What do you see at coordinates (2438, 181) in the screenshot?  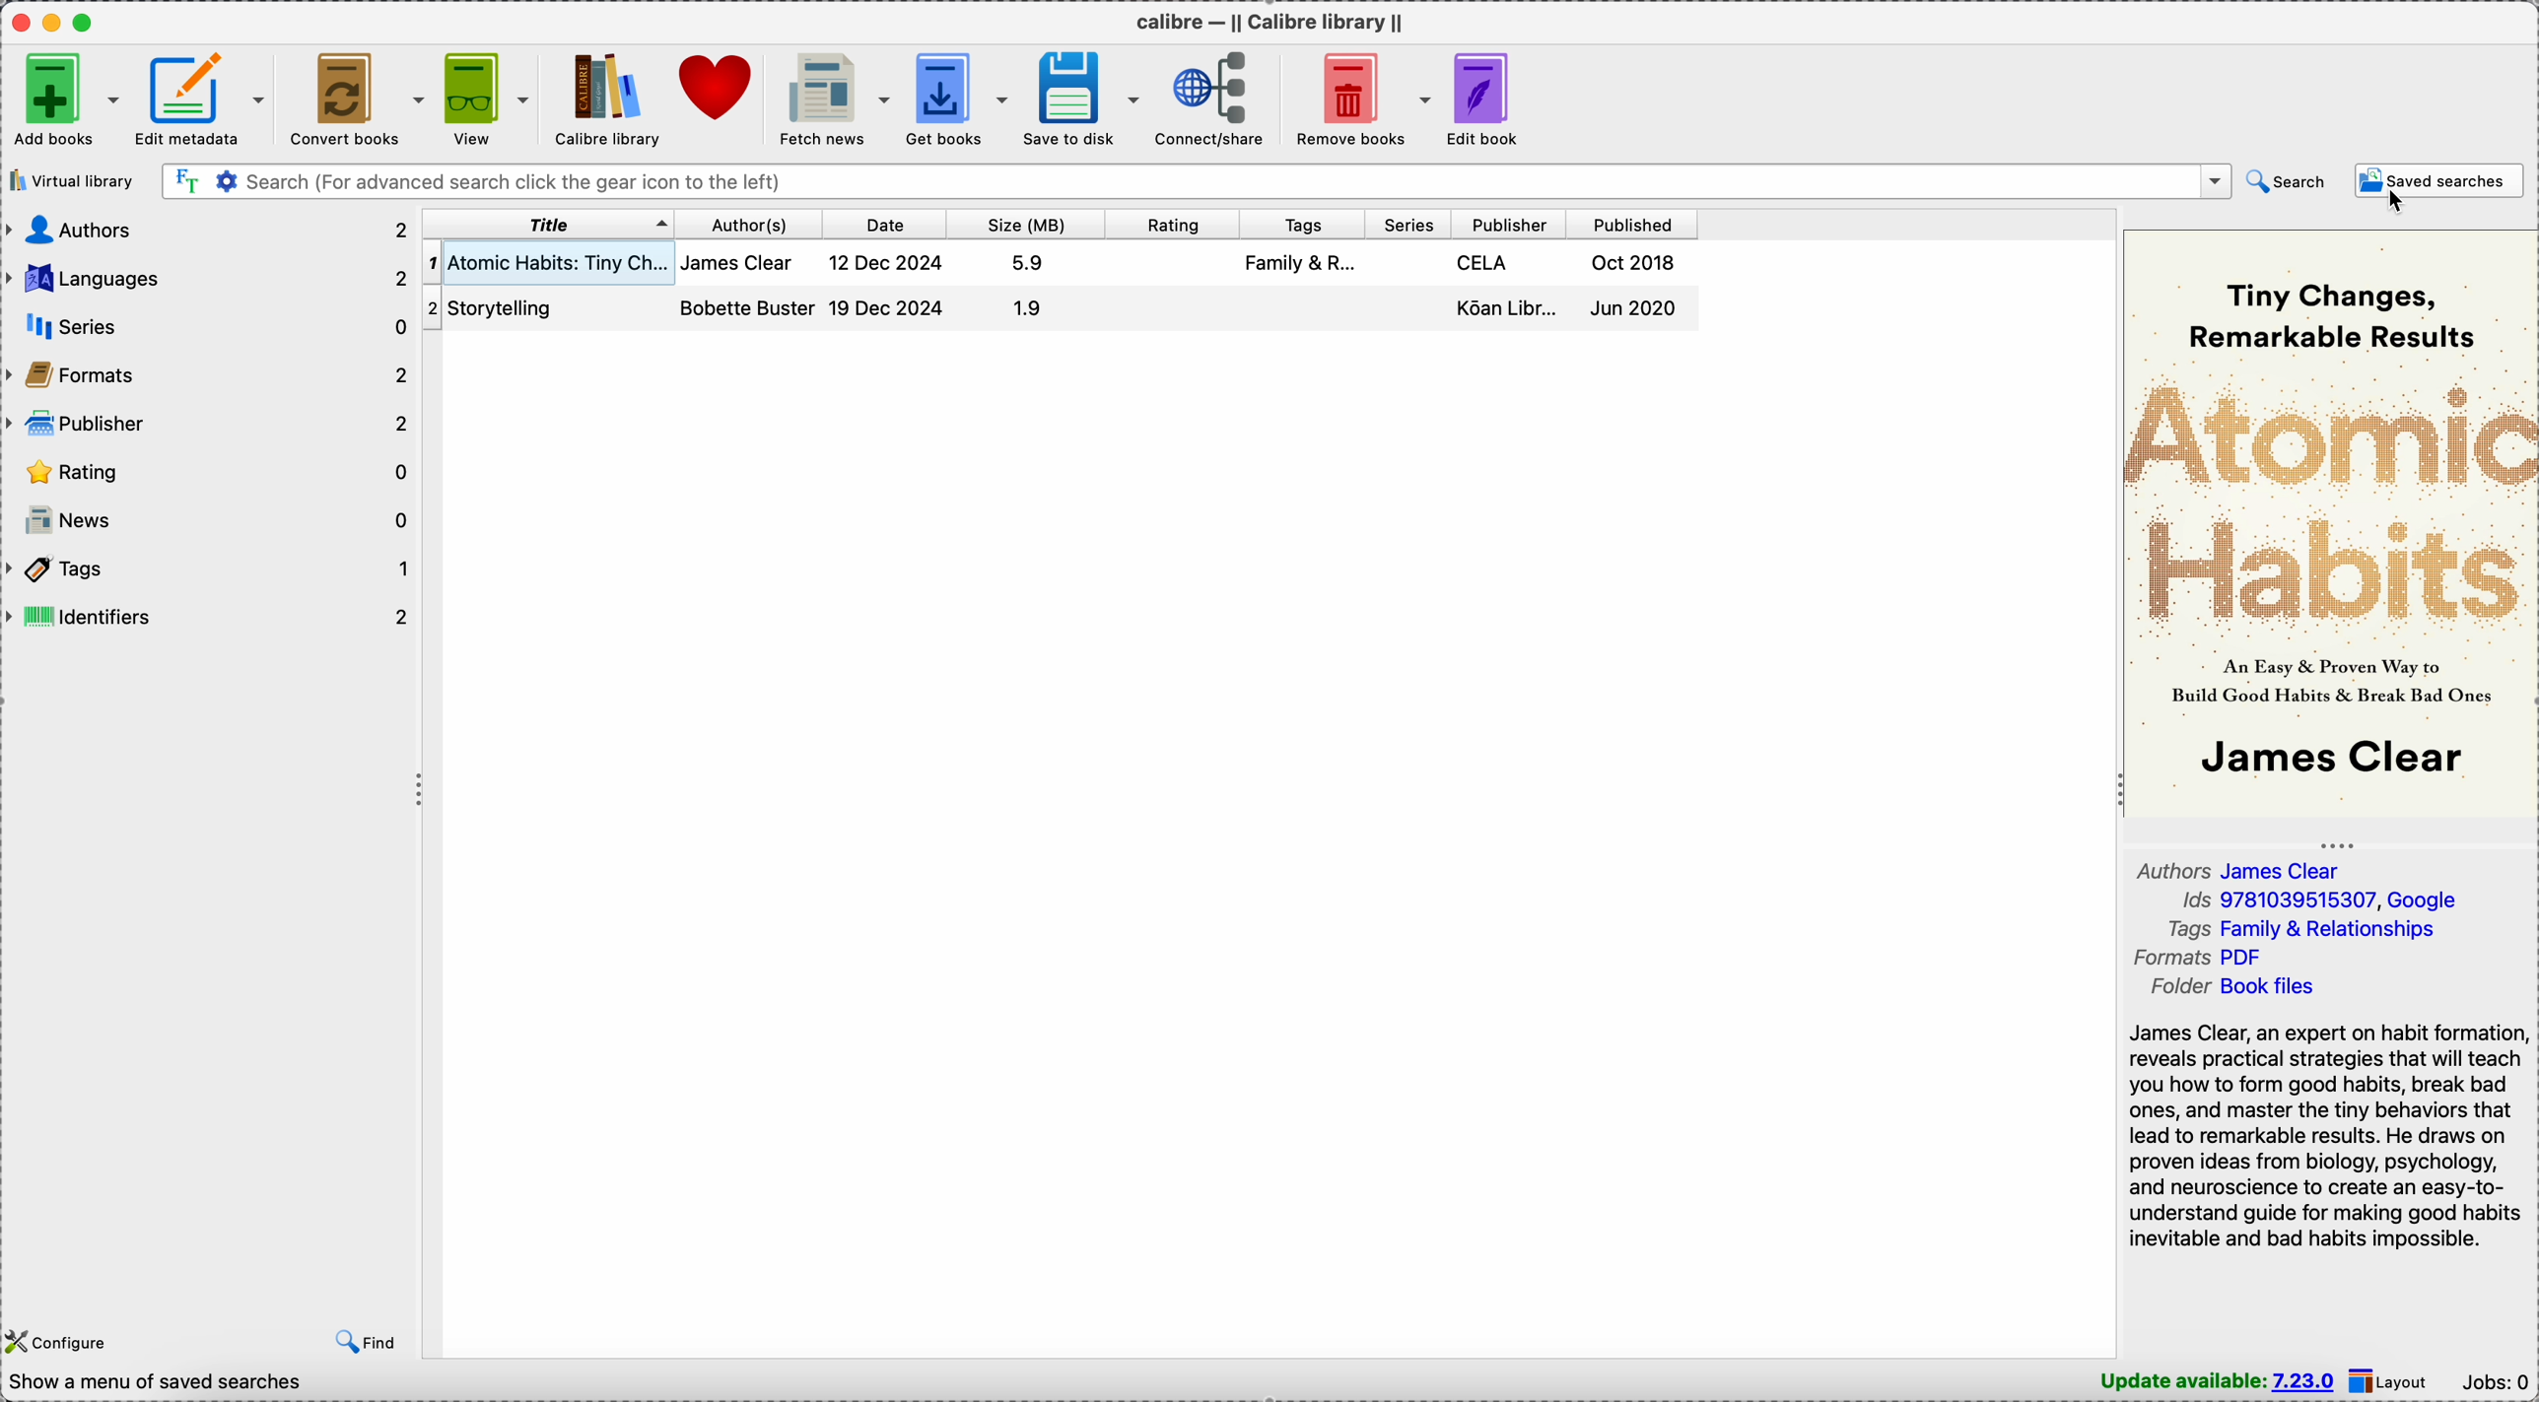 I see `saved searches` at bounding box center [2438, 181].